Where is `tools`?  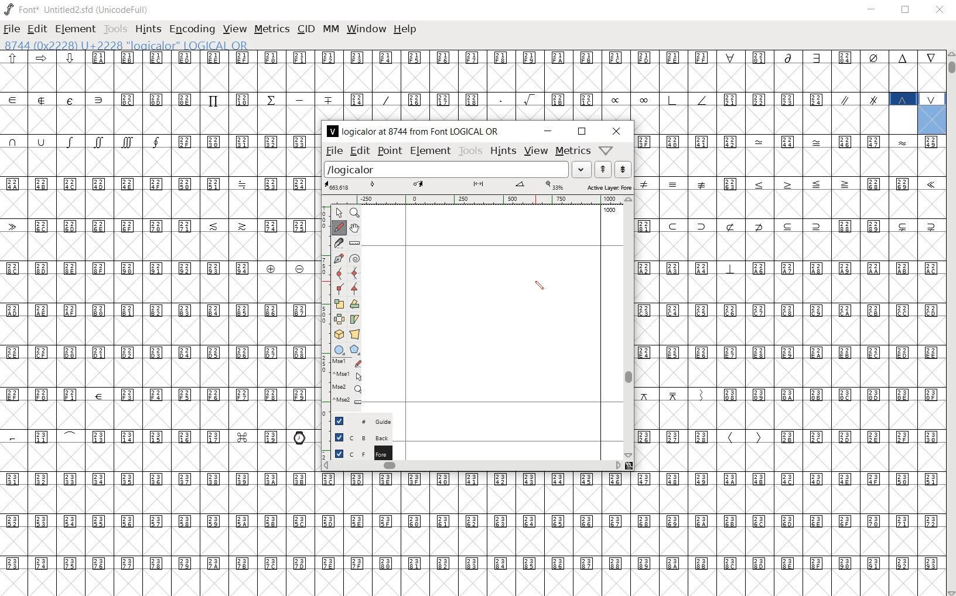 tools is located at coordinates (115, 29).